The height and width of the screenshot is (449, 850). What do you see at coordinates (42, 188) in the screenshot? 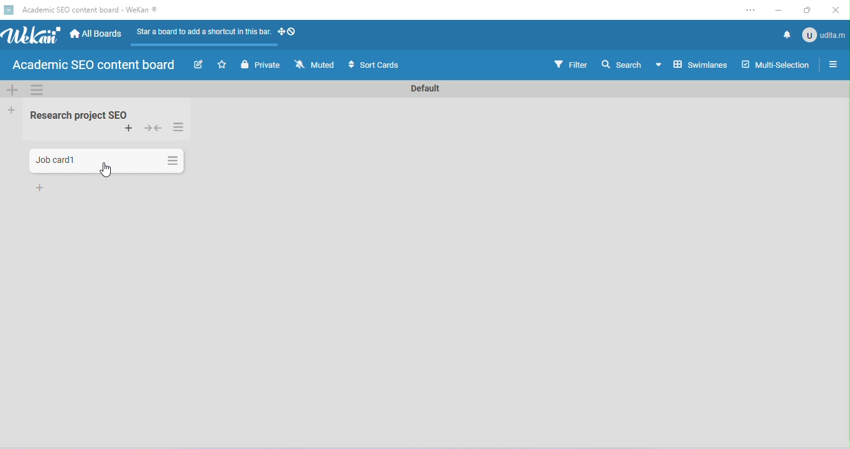
I see `add card to bottom` at bounding box center [42, 188].